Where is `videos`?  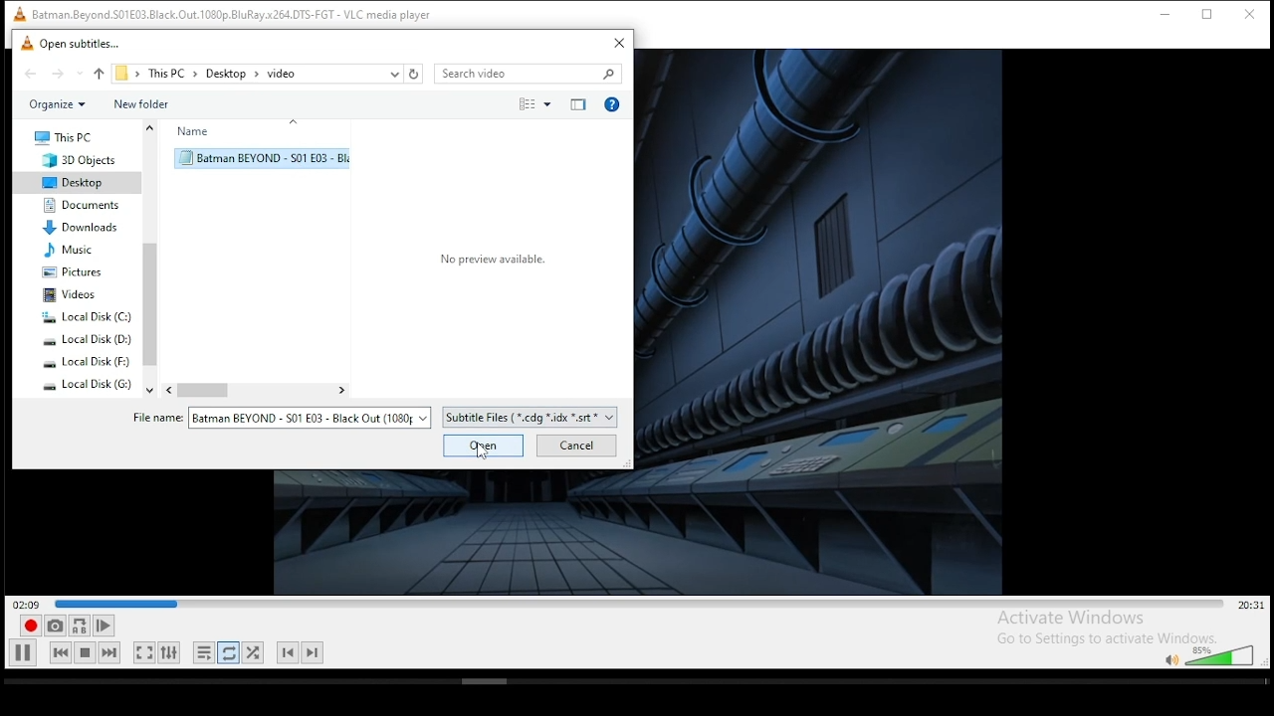 videos is located at coordinates (70, 294).